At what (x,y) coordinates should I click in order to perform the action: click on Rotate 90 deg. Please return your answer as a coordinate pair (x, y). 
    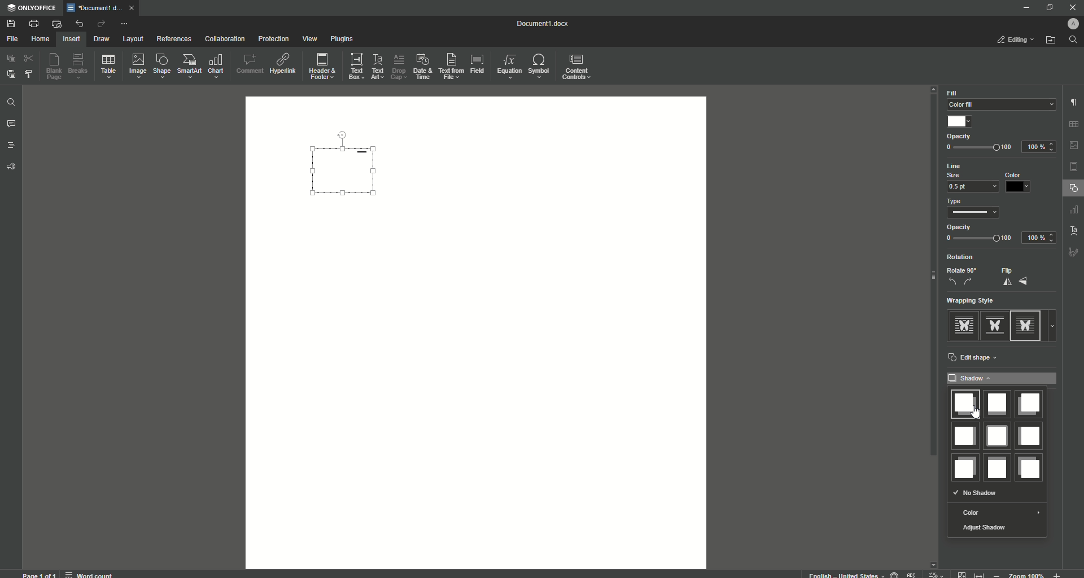
    Looking at the image, I should click on (961, 277).